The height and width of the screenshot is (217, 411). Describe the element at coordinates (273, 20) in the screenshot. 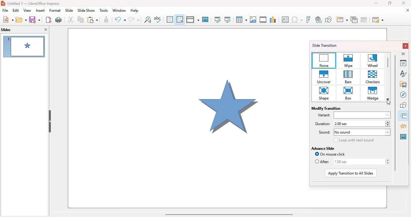

I see `insert chart` at that location.